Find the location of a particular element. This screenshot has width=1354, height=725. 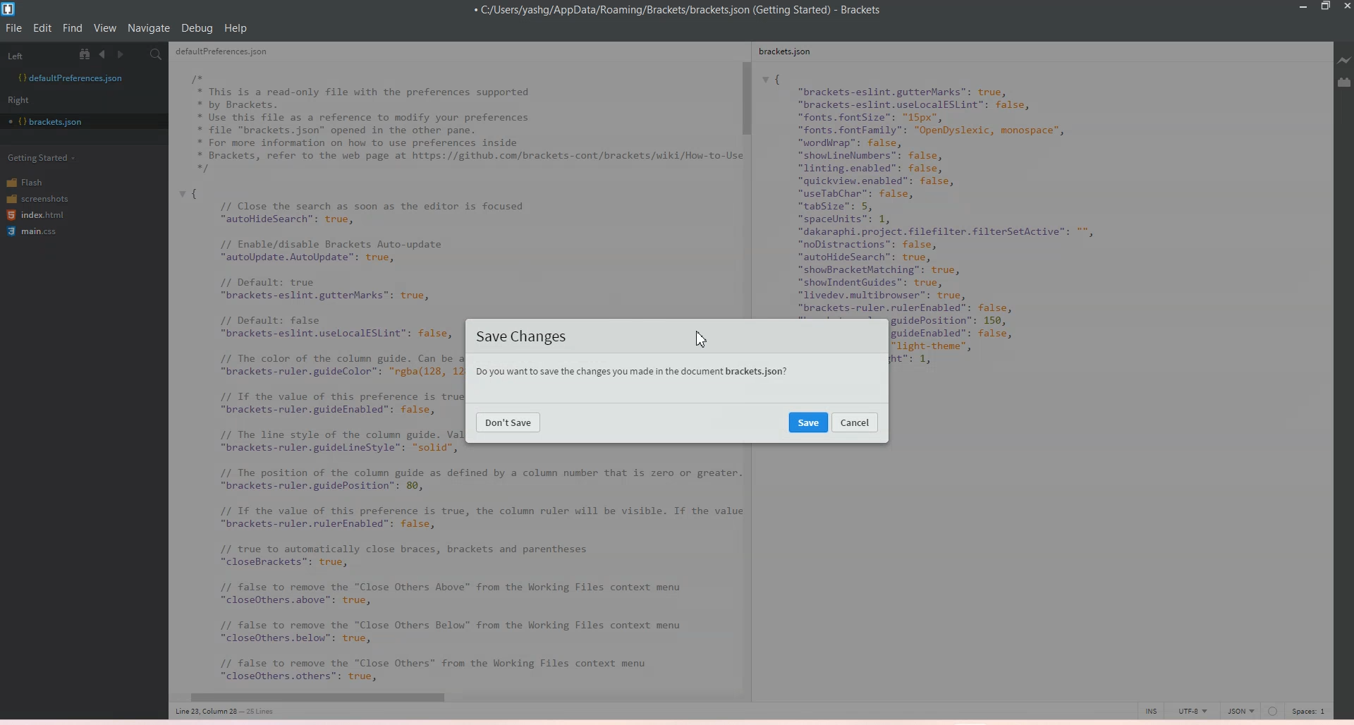

Left is located at coordinates (35, 54).